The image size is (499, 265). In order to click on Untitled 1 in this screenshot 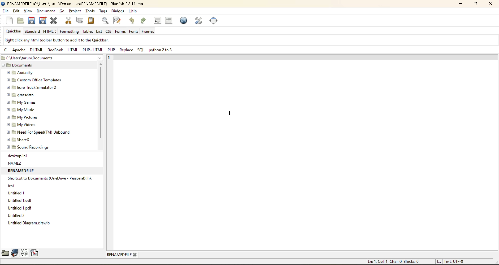, I will do `click(18, 193)`.